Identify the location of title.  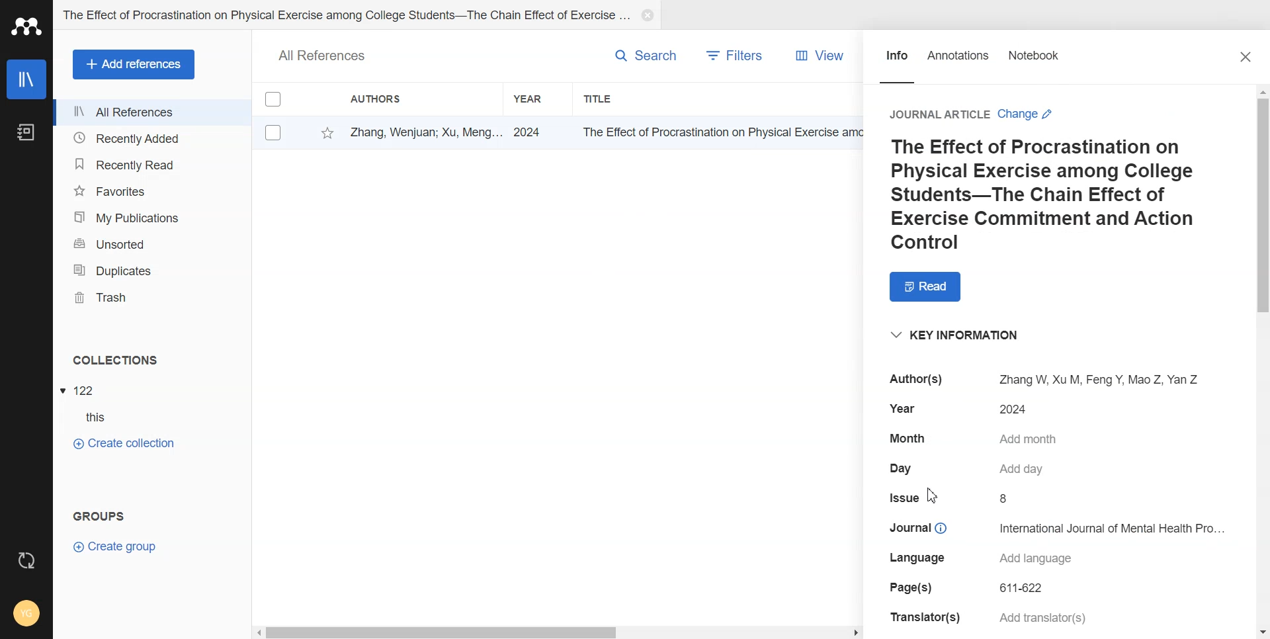
(720, 132).